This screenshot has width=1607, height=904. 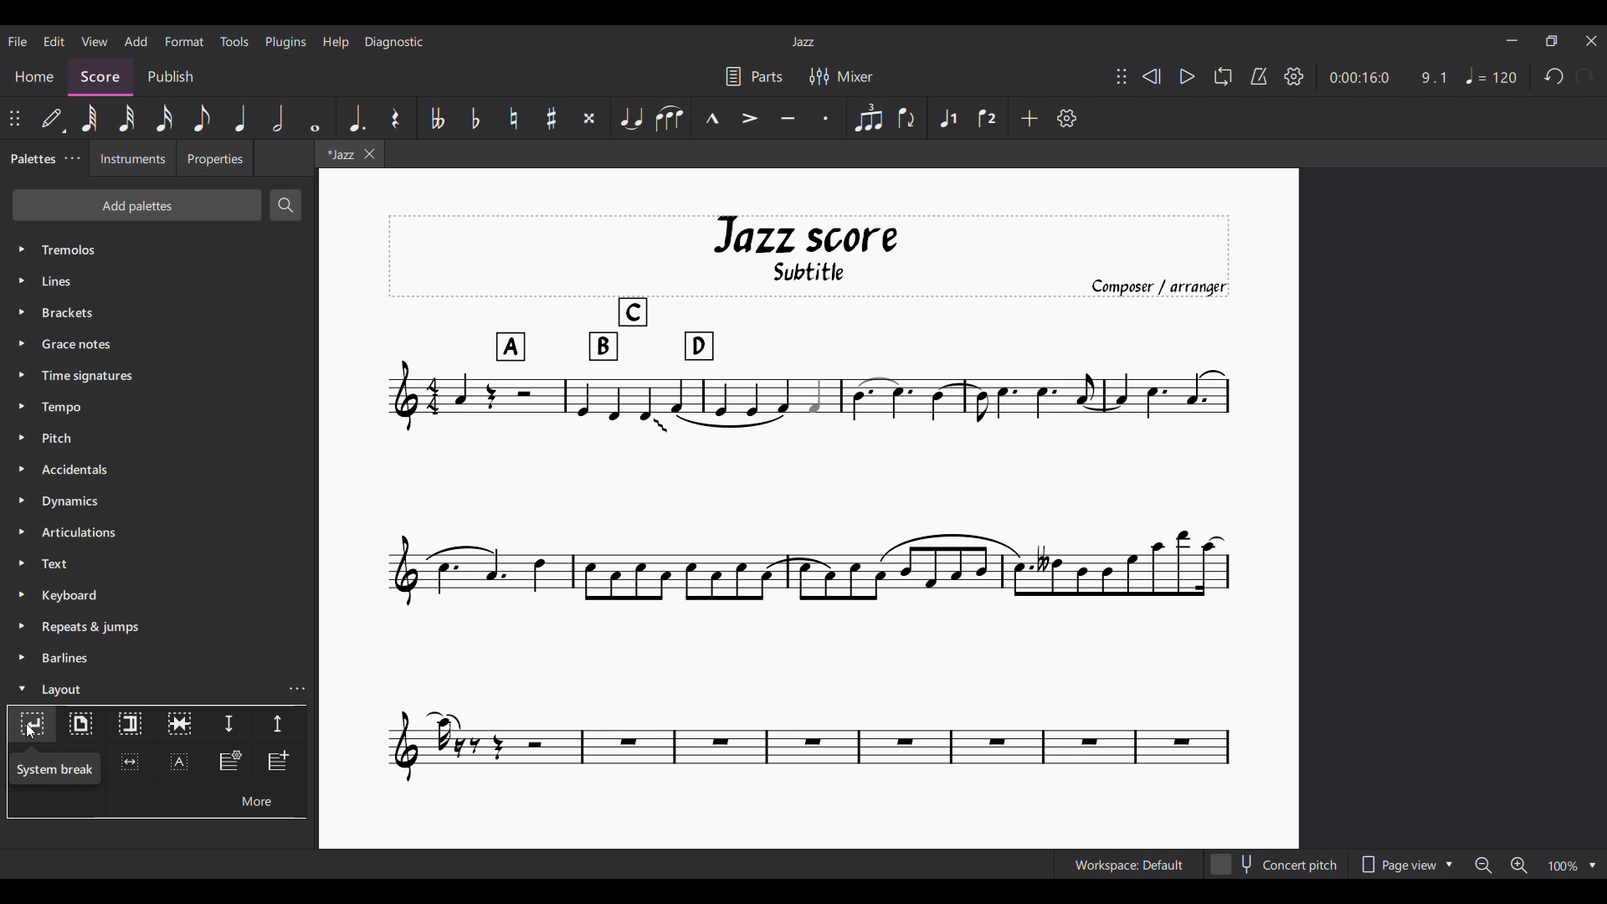 I want to click on Tremolos, so click(x=160, y=249).